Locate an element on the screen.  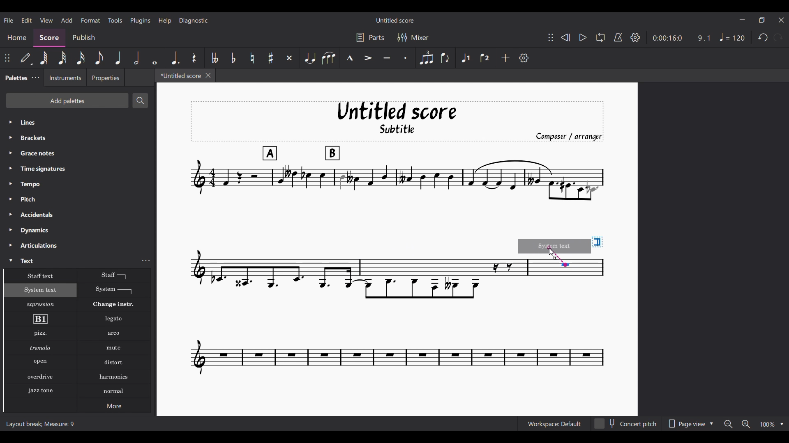
Palettes is located at coordinates (14, 78).